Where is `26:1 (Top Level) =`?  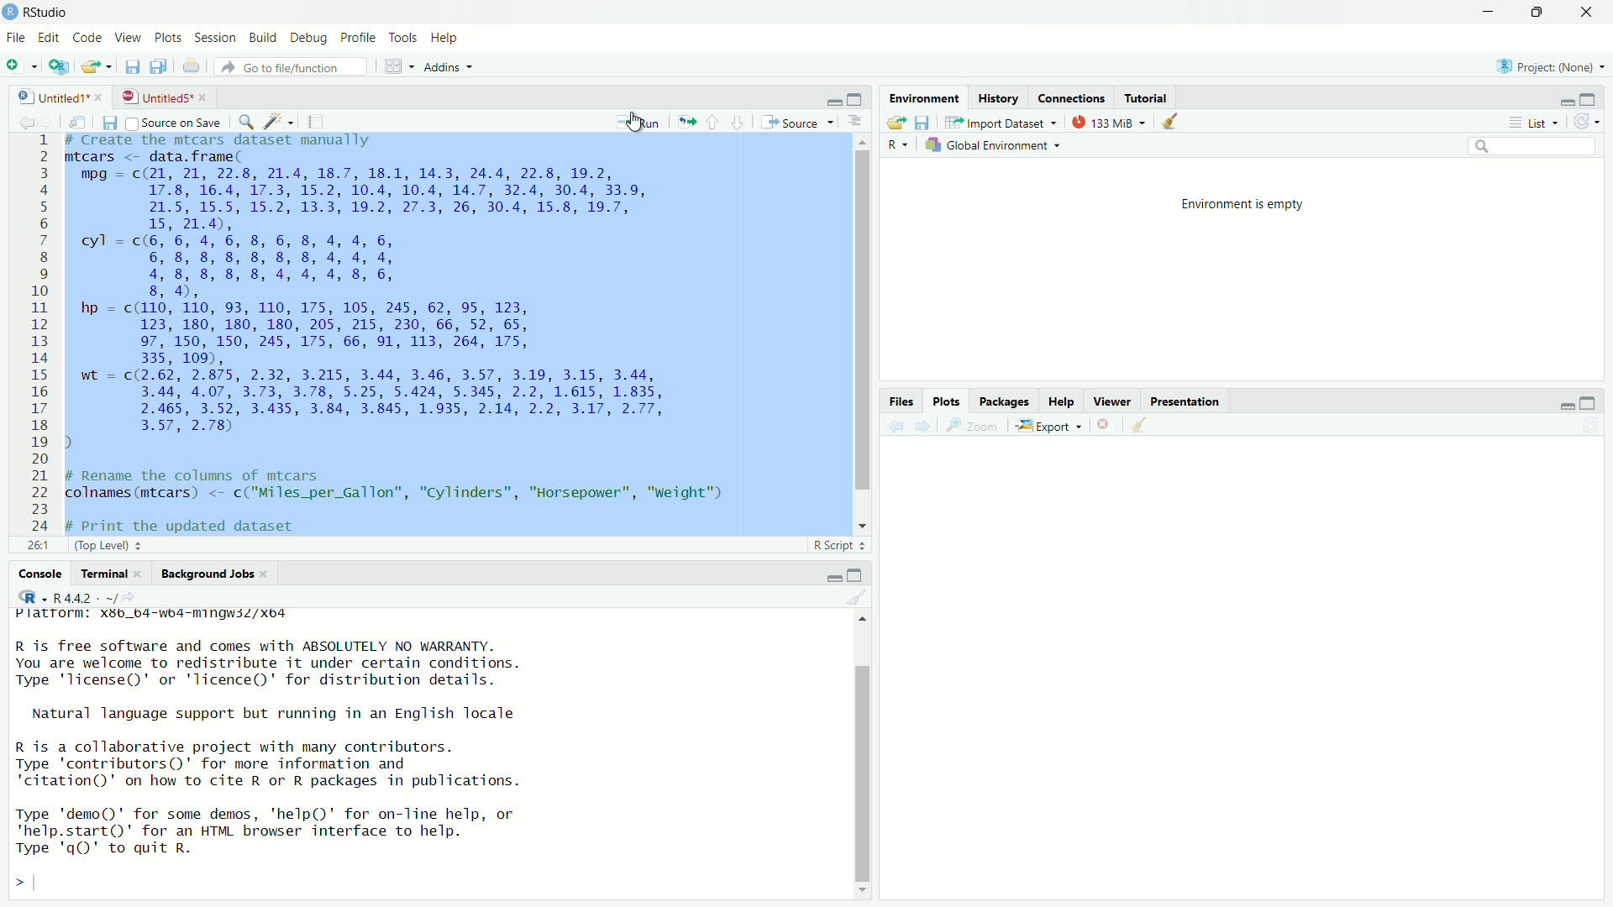
26:1 (Top Level) = is located at coordinates (95, 543).